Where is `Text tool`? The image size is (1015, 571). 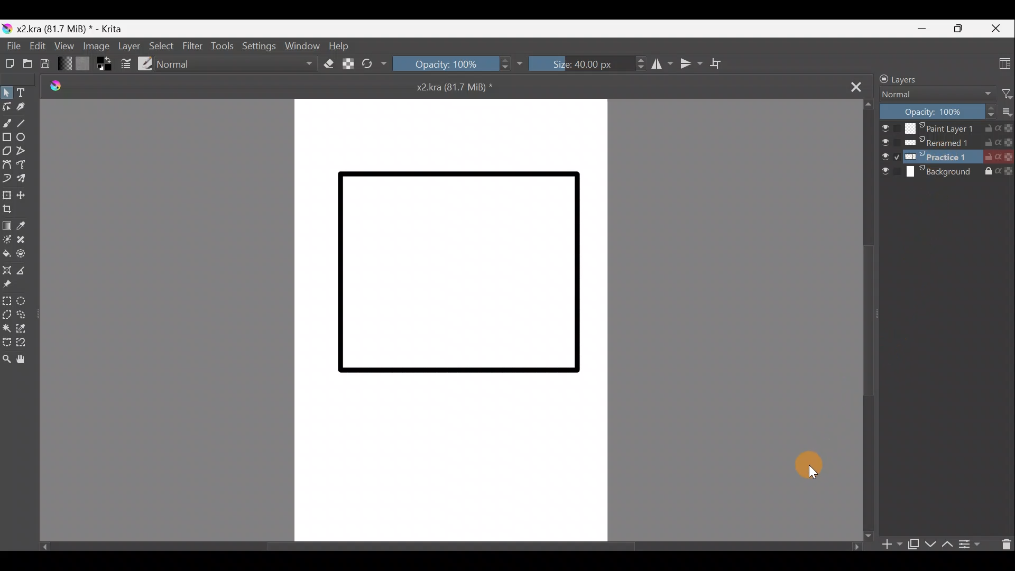 Text tool is located at coordinates (24, 92).